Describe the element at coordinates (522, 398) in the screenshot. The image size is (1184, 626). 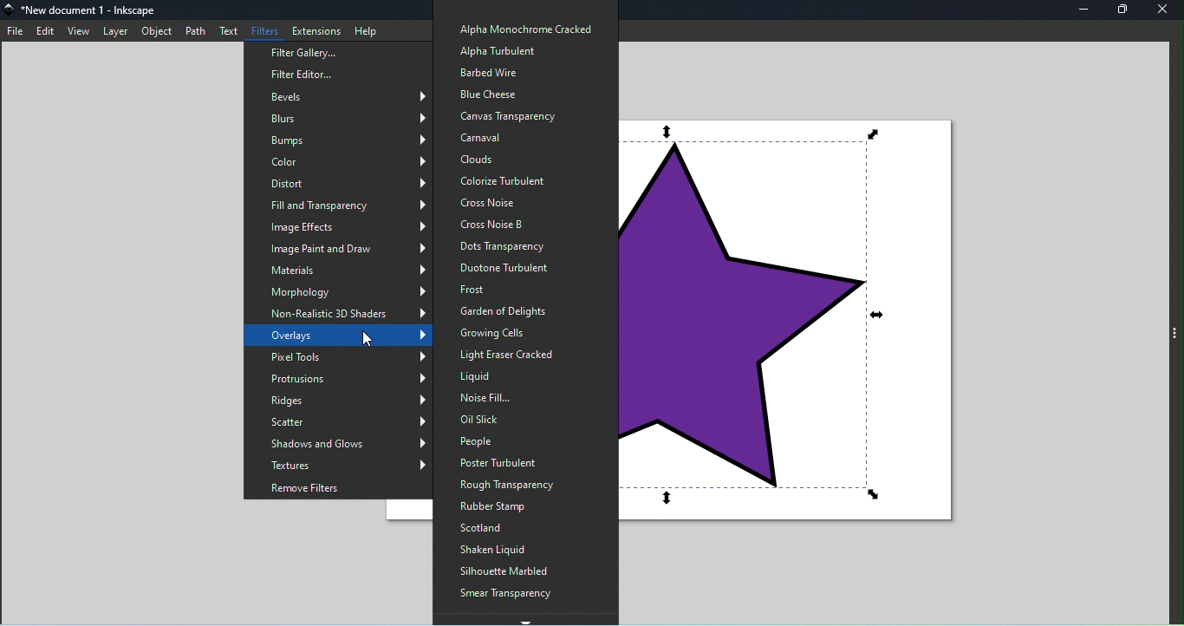
I see `Noise fill` at that location.